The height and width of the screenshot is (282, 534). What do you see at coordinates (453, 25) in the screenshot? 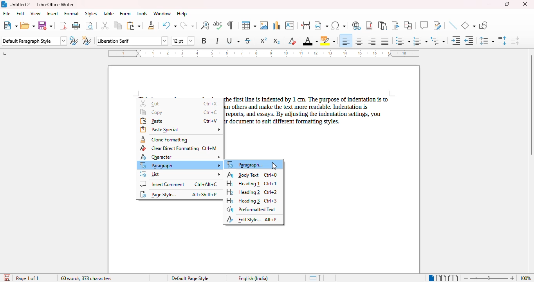
I see `insert line` at bounding box center [453, 25].